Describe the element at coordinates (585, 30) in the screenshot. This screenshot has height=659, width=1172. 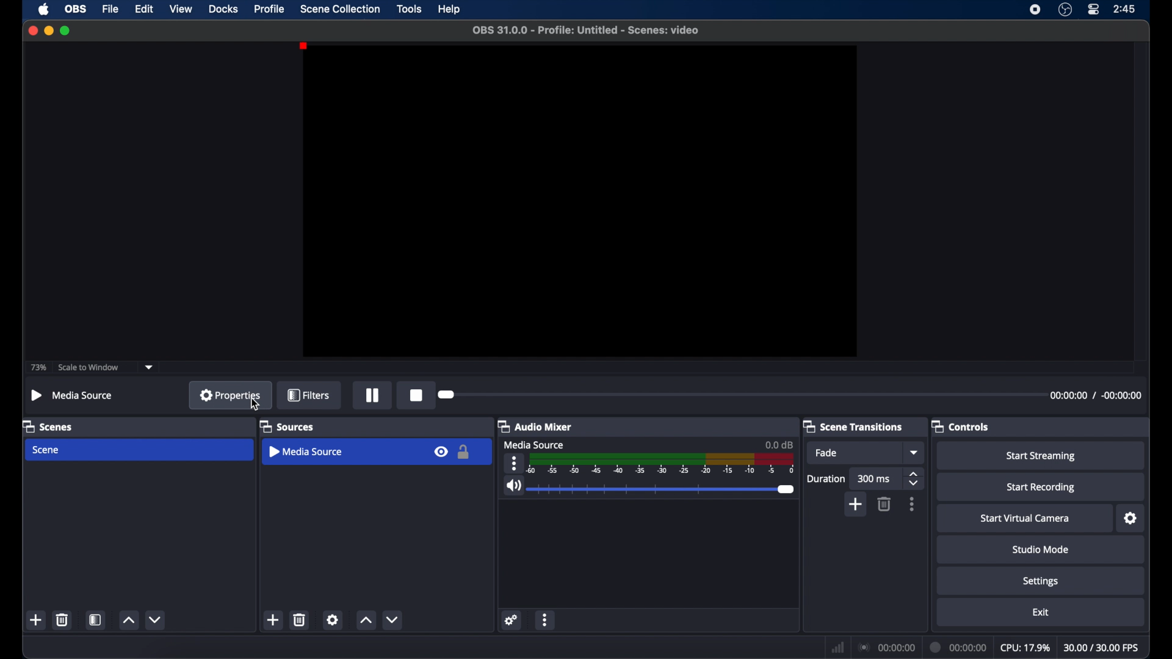
I see `file name` at that location.